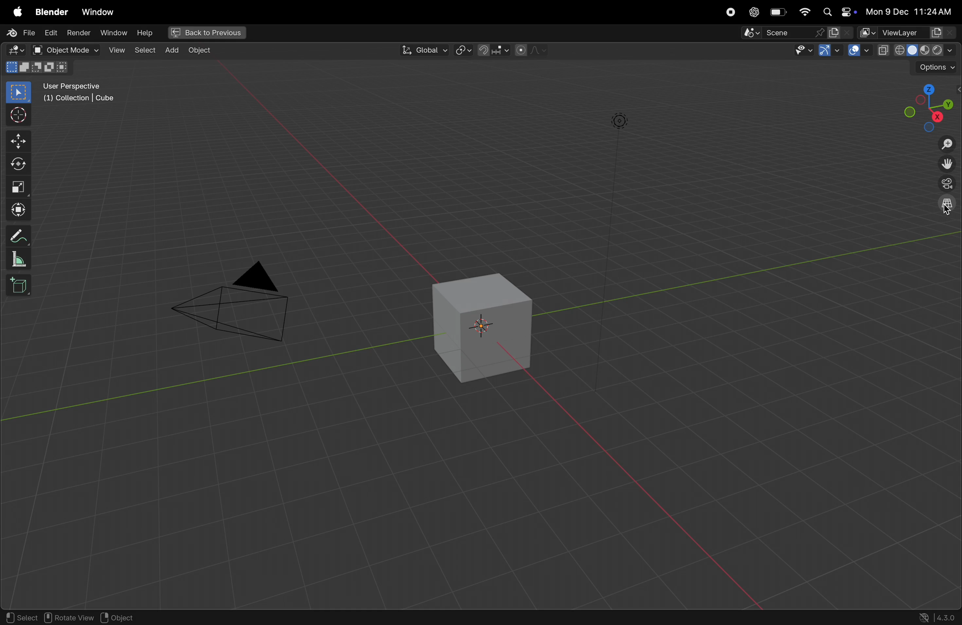 Image resolution: width=962 pixels, height=625 pixels. Describe the element at coordinates (88, 92) in the screenshot. I see `user perspective` at that location.